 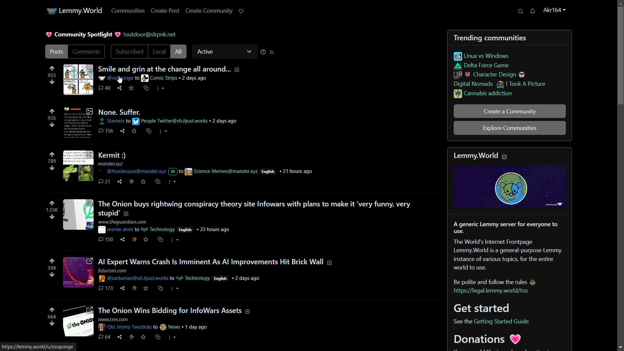 What do you see at coordinates (146, 289) in the screenshot?
I see `save` at bounding box center [146, 289].